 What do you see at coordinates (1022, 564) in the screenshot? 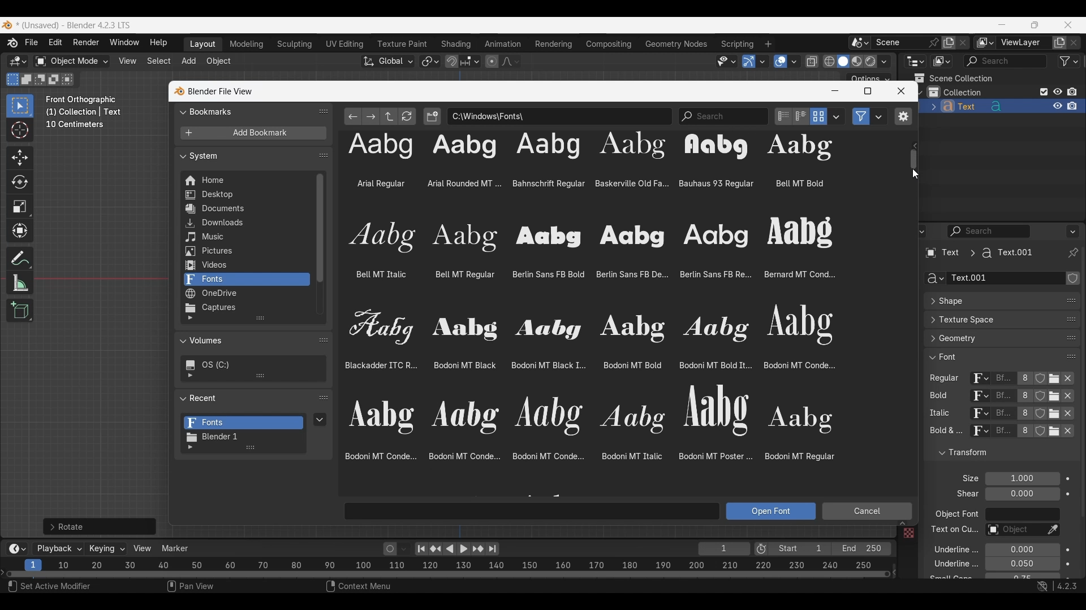
I see `Underline Thickness` at bounding box center [1022, 564].